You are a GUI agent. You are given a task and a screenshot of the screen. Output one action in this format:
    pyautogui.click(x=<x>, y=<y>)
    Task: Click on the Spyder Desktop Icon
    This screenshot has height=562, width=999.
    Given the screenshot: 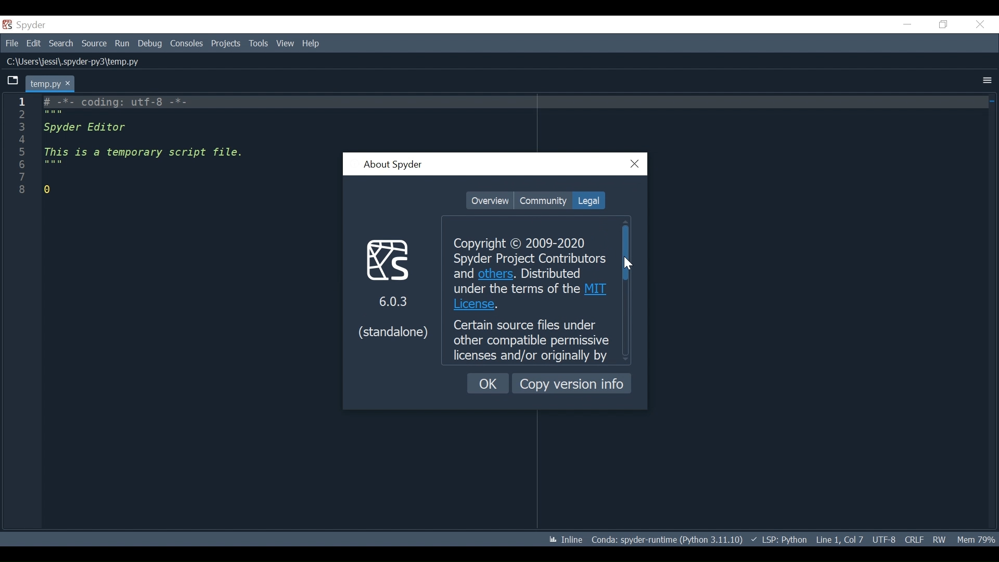 What is the action you would take?
    pyautogui.click(x=27, y=25)
    